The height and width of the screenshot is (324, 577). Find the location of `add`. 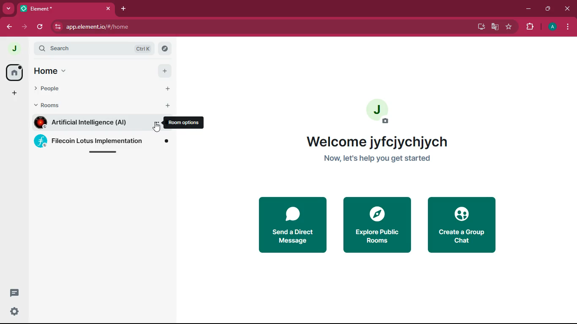

add is located at coordinates (14, 94).